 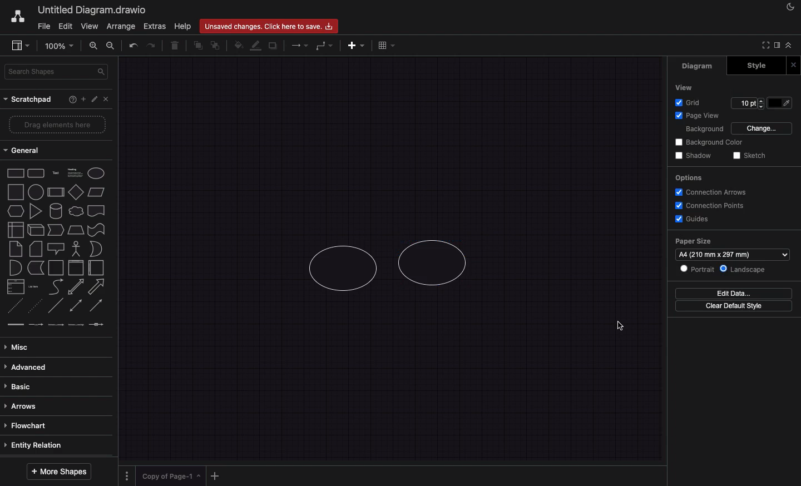 What do you see at coordinates (323, 46) in the screenshot?
I see `waypoints` at bounding box center [323, 46].